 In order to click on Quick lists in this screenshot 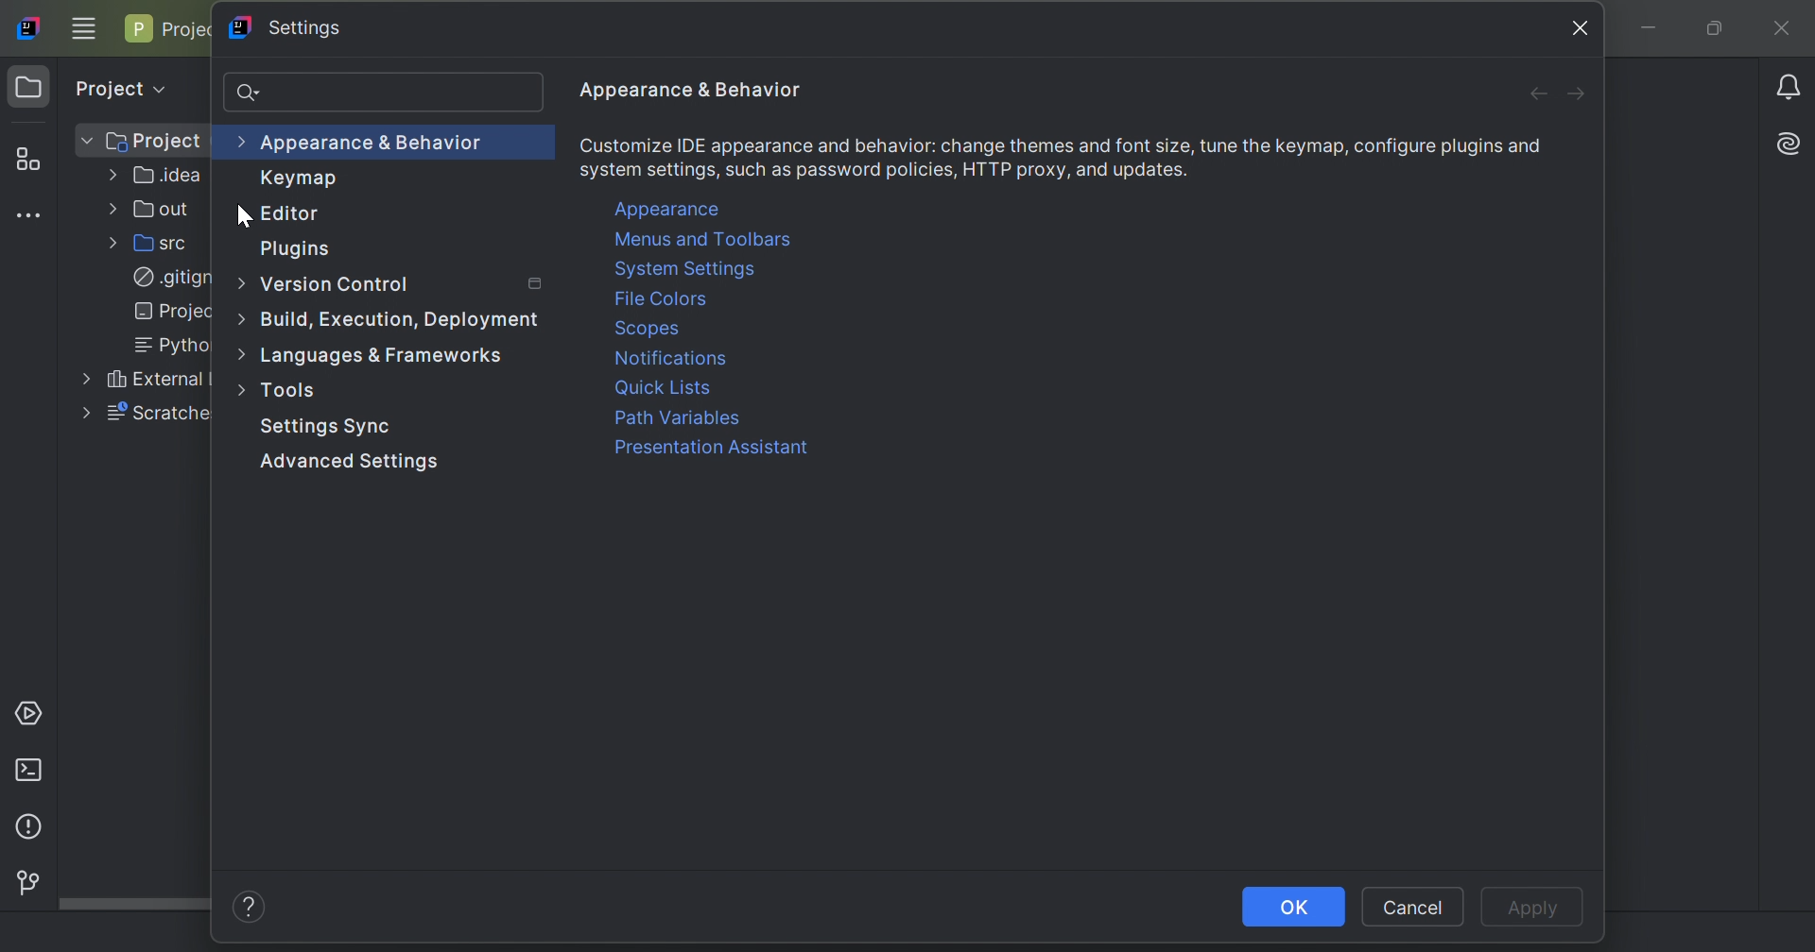, I will do `click(664, 389)`.